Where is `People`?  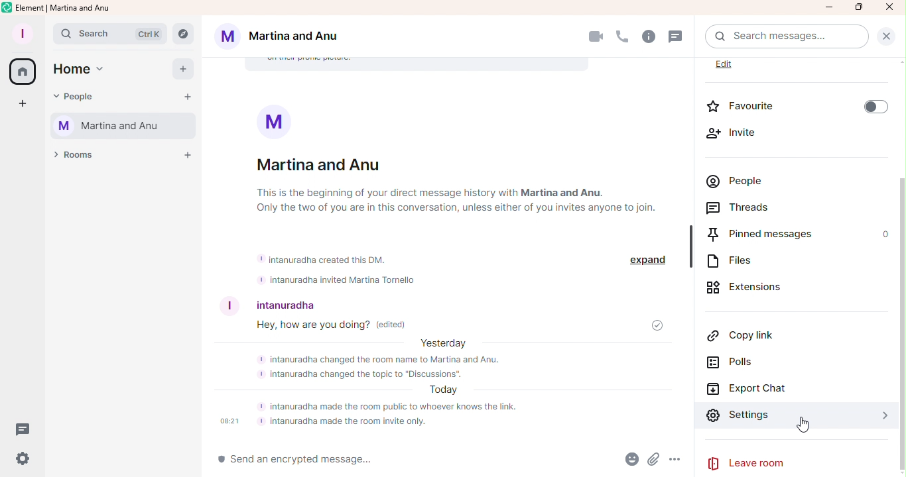 People is located at coordinates (738, 180).